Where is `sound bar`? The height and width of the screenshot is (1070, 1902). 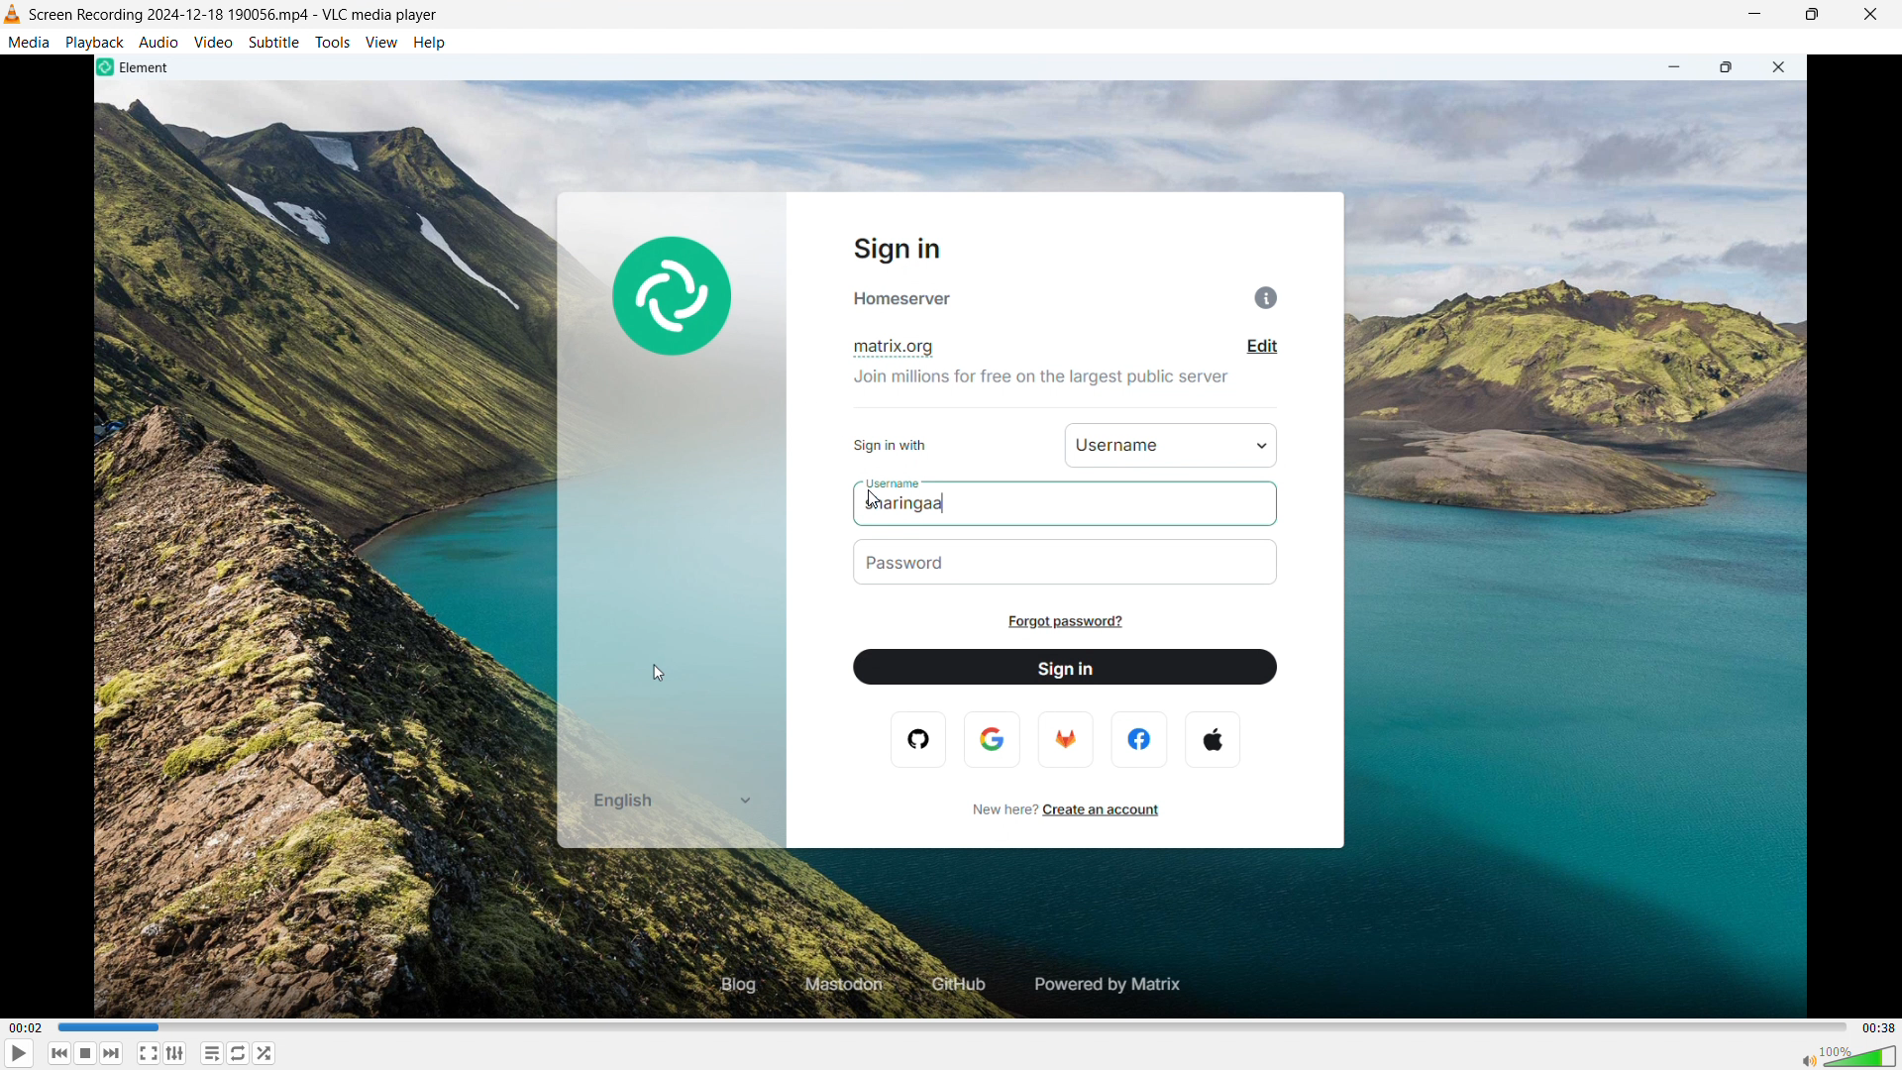
sound bar is located at coordinates (1847, 1057).